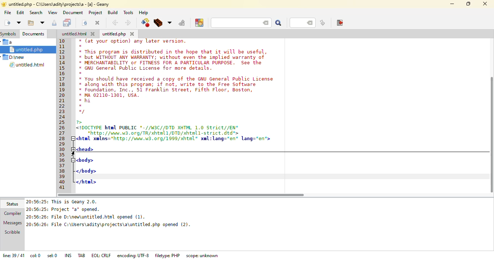  What do you see at coordinates (182, 113) in the screenshot?
I see `* (at your option) any later version.* This program is distributed in the hope that it will be useful,* but WITHOUT ANY WARRANTY; without even the implied warranty of* MERCHANTABILITY or FITNESS FOR A PARTICULAR PURPOSE. See the* GNU General Public License for more details.* You should have received a copy of the GNU General Public License* along with this program; if not, write to the Free Software* Foundation, Inc., 51 Franklin Street, Fifth Floor, Boston,* MA 02110-1301, USA.* hi*1DOCTYPE html PUBLIC *-//W3C//DTD XHTML 1.0 Strict//EN"*http://waw.w3.org/TR/xhtml1/DTD/xhtnl1-s trict. dtd">html xmlns="http://unnv.u3.0rg/1999/xhtnl" xal:lang="en" lang="en">headbody>/body>/html>` at bounding box center [182, 113].